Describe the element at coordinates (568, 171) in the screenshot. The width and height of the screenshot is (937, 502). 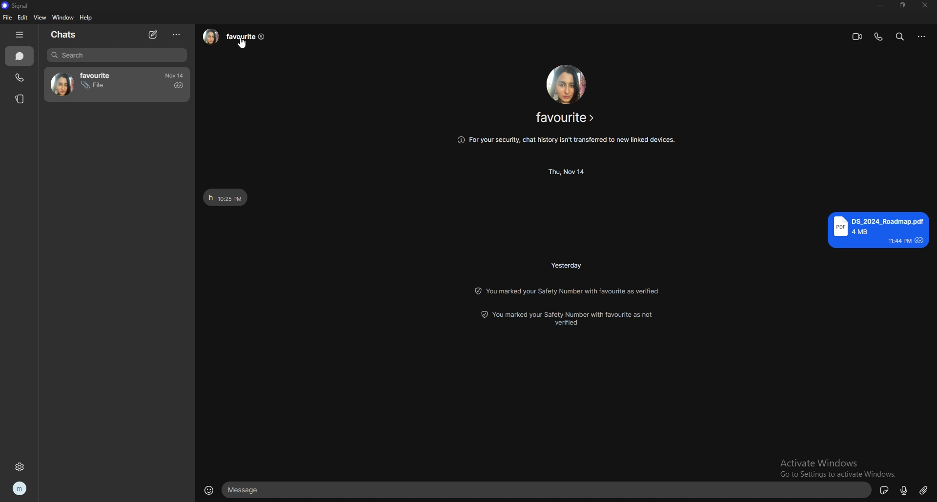
I see `time` at that location.